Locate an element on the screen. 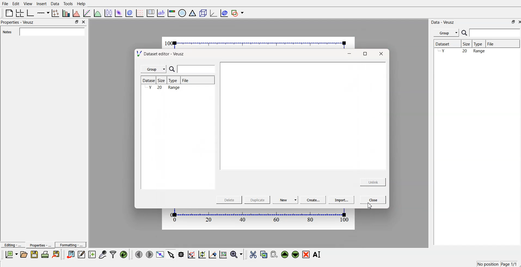  Close is located at coordinates (518, 22).